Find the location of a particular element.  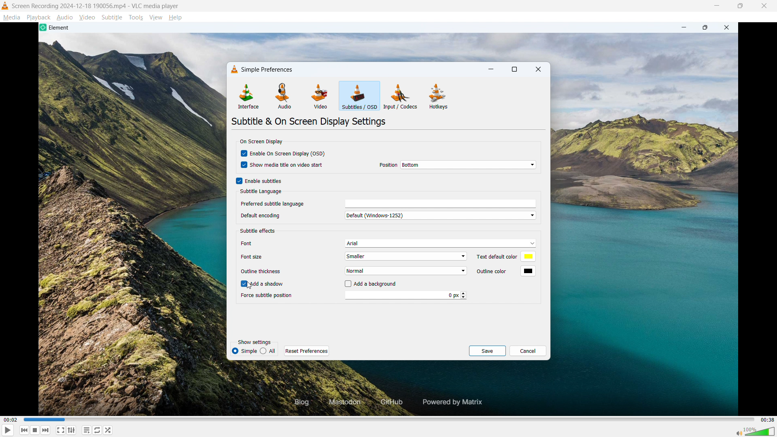

Element is located at coordinates (56, 28).